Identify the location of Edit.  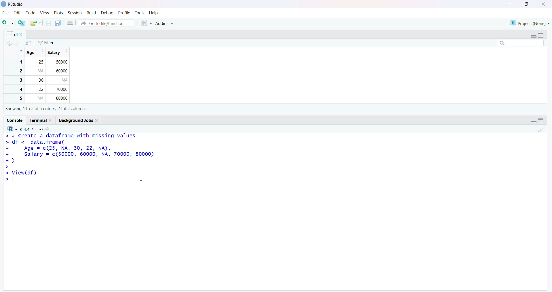
(18, 13).